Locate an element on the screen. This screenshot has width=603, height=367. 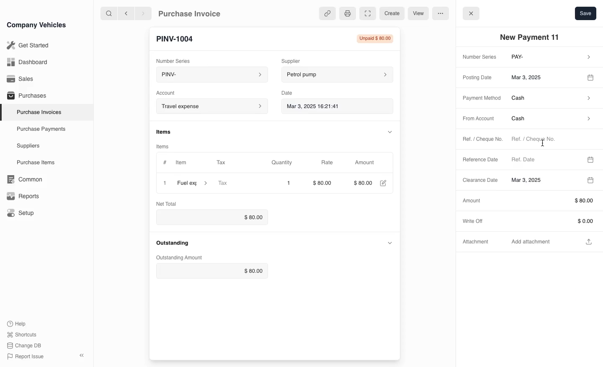
unpaid is located at coordinates (372, 39).